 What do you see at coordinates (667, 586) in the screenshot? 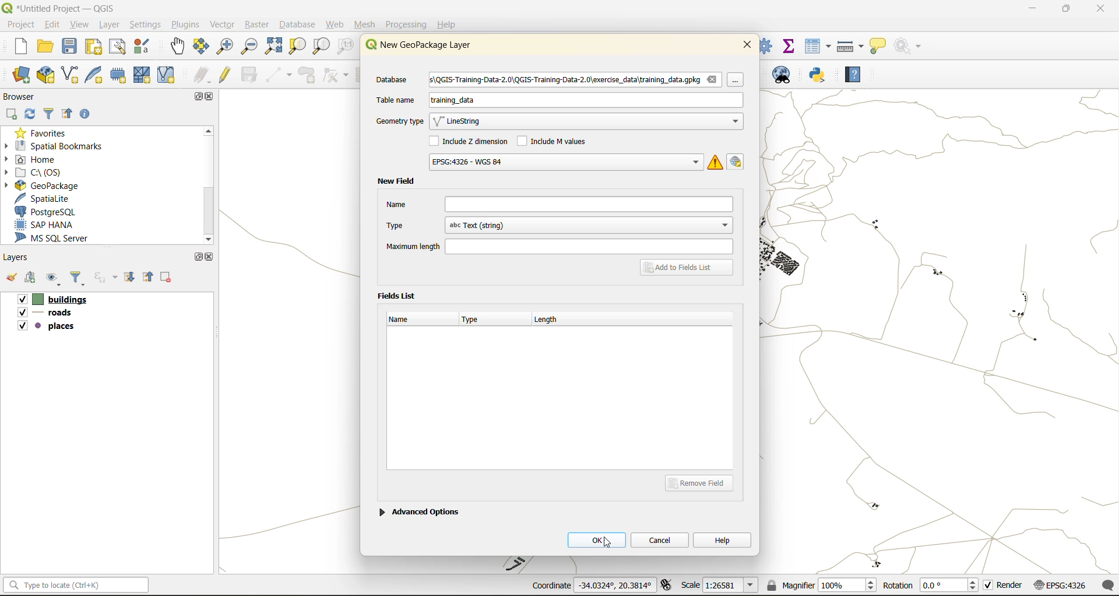
I see `toggle extents` at bounding box center [667, 586].